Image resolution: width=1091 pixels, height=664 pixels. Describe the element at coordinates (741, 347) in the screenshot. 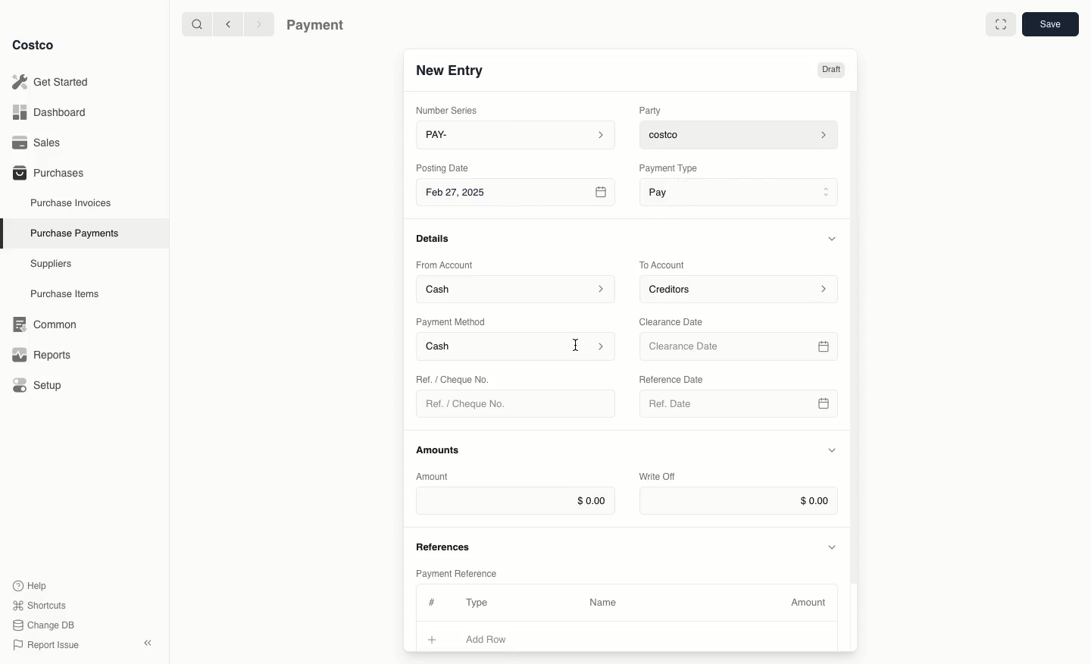

I see `Clearance Date` at that location.